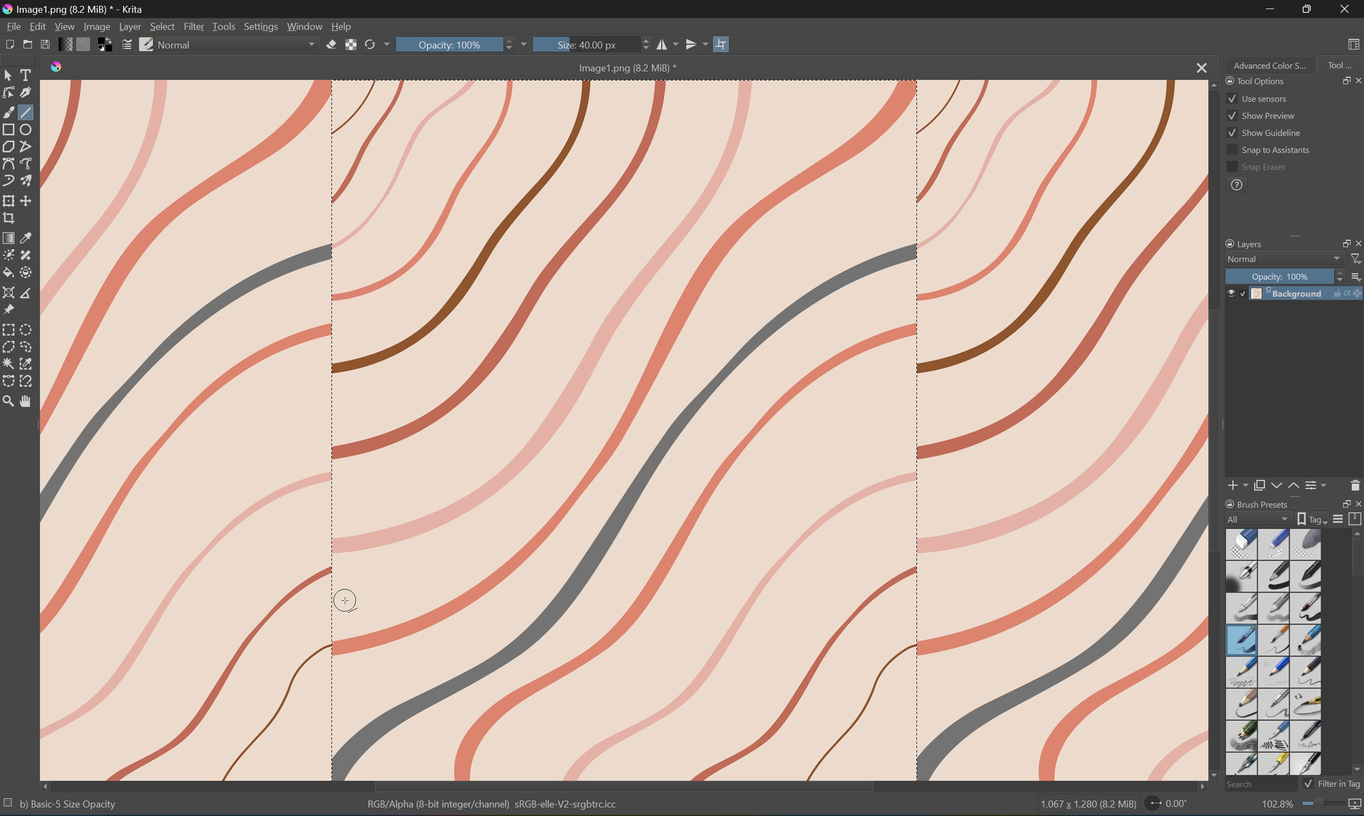 Image resolution: width=1364 pixels, height=816 pixels. What do you see at coordinates (9, 200) in the screenshot?
I see `Transform the layer or selection` at bounding box center [9, 200].